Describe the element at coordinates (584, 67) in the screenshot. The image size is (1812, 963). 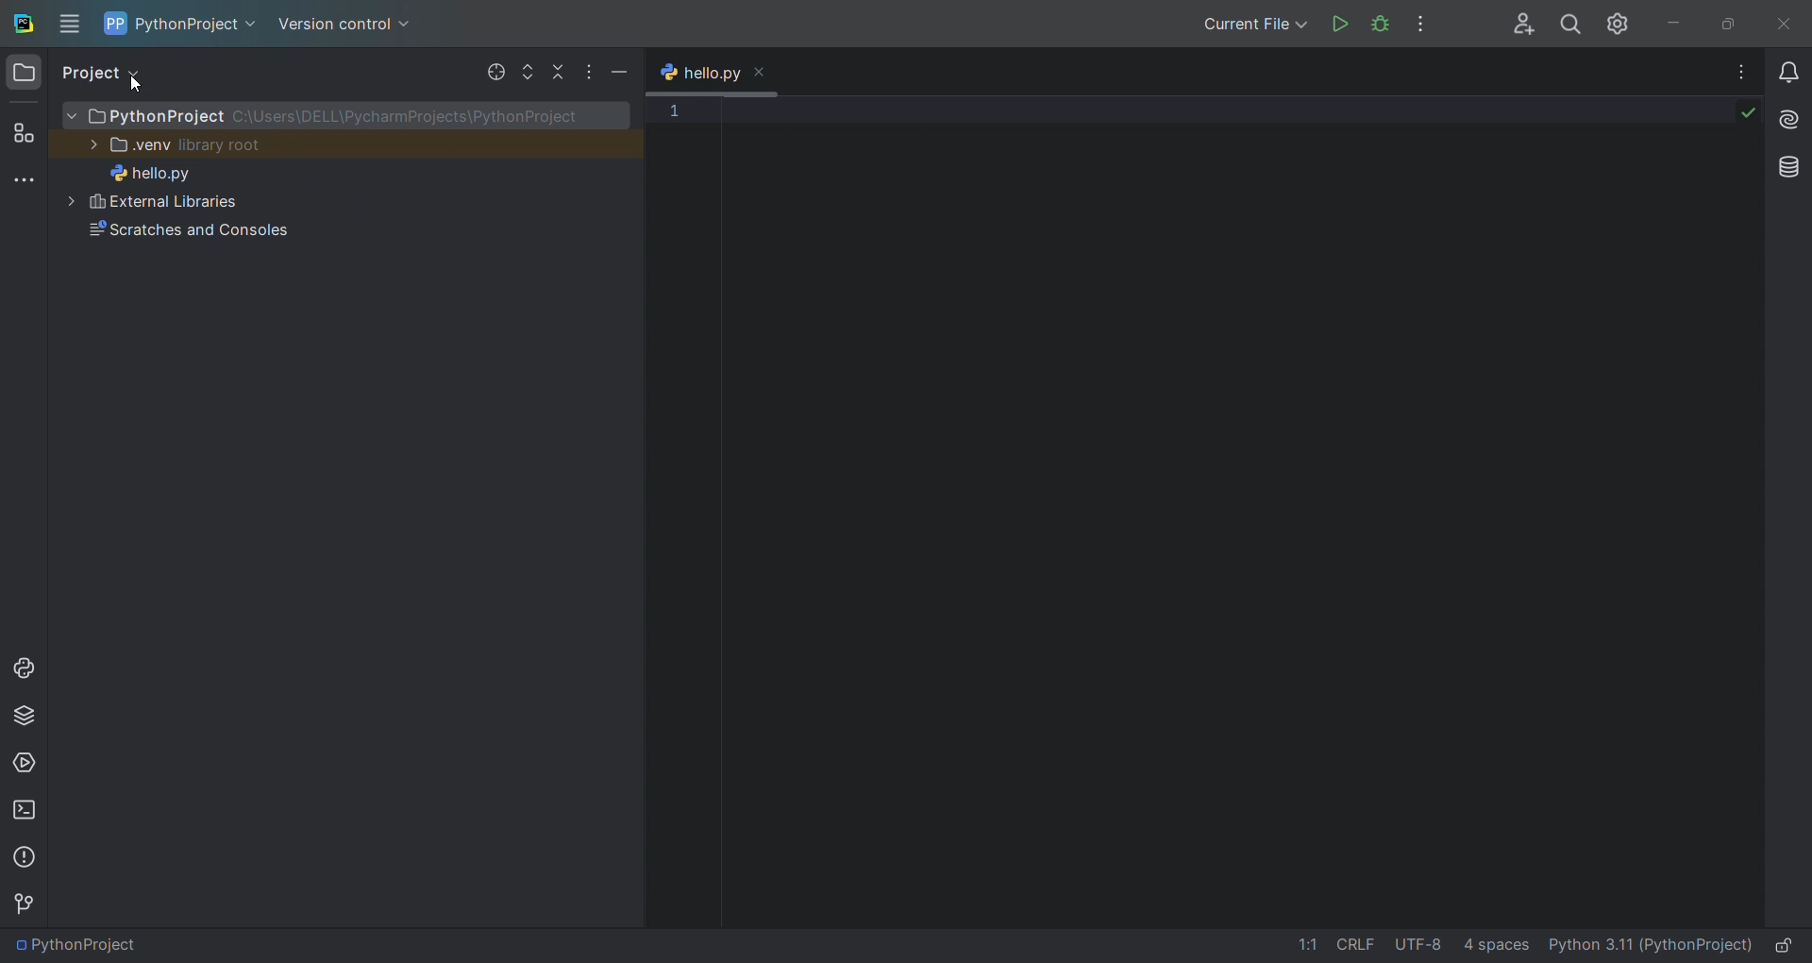
I see `options` at that location.